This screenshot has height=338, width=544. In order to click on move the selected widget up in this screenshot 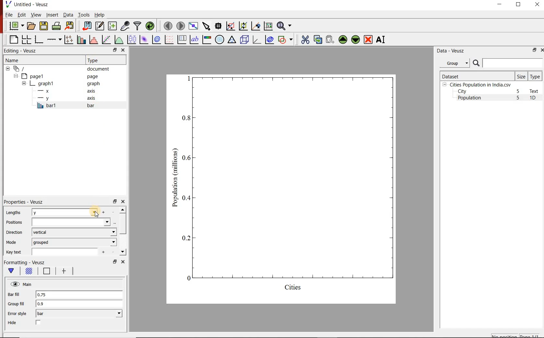, I will do `click(343, 39)`.